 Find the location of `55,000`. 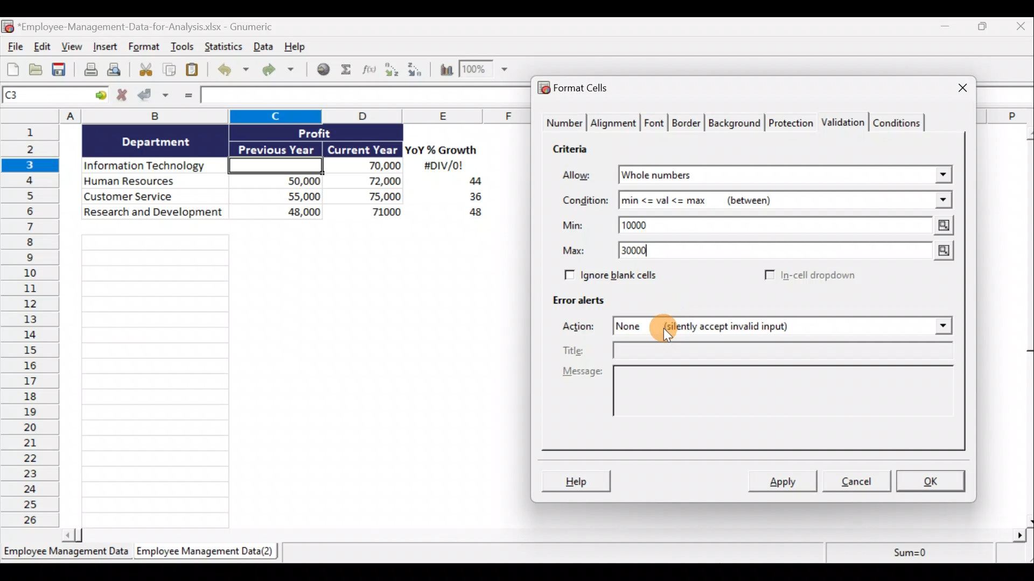

55,000 is located at coordinates (282, 196).